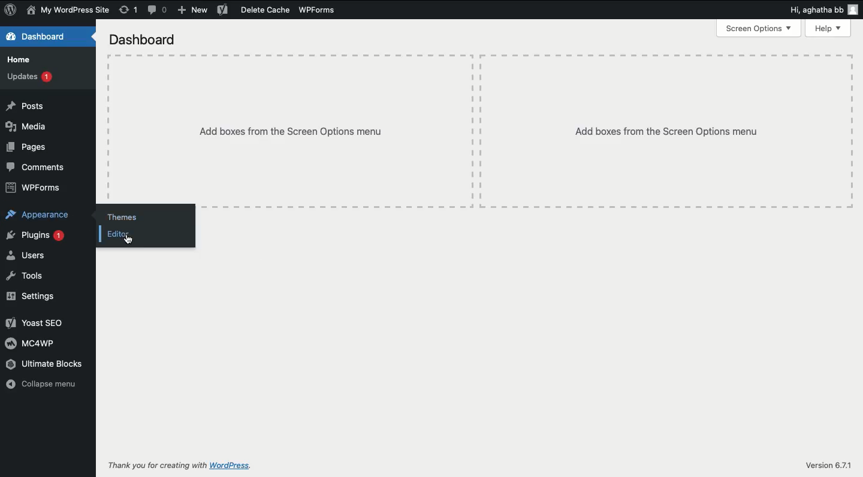 The image size is (863, 477). What do you see at coordinates (40, 215) in the screenshot?
I see ` Appearance` at bounding box center [40, 215].